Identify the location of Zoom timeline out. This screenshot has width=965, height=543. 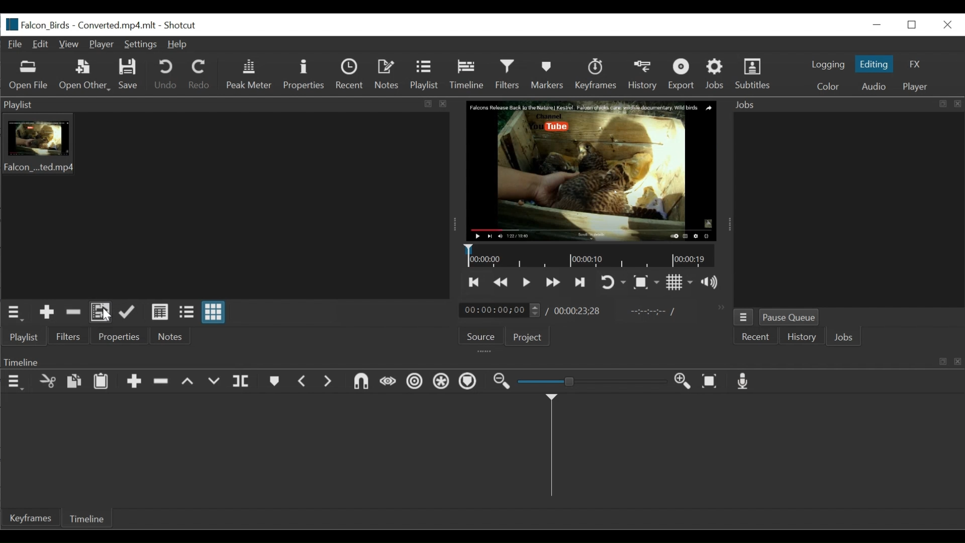
(500, 384).